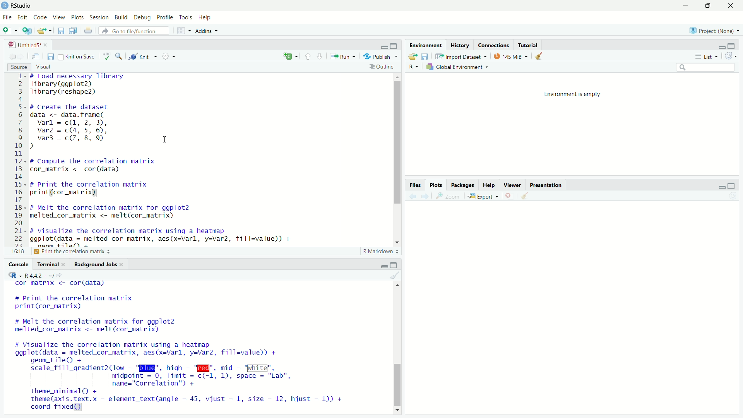  Describe the element at coordinates (384, 265) in the screenshot. I see `minimize` at that location.